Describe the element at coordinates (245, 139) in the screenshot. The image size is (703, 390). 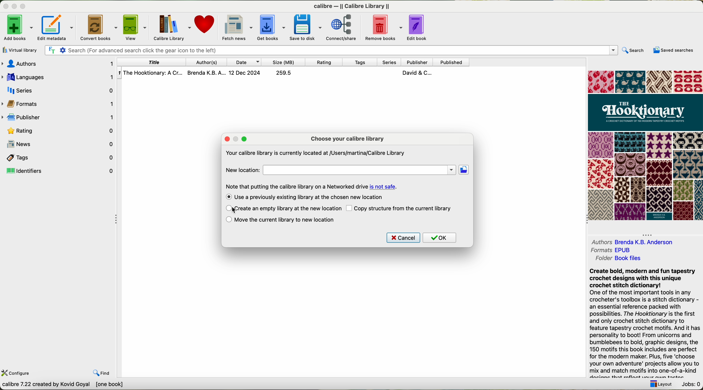
I see `maximize popup` at that location.